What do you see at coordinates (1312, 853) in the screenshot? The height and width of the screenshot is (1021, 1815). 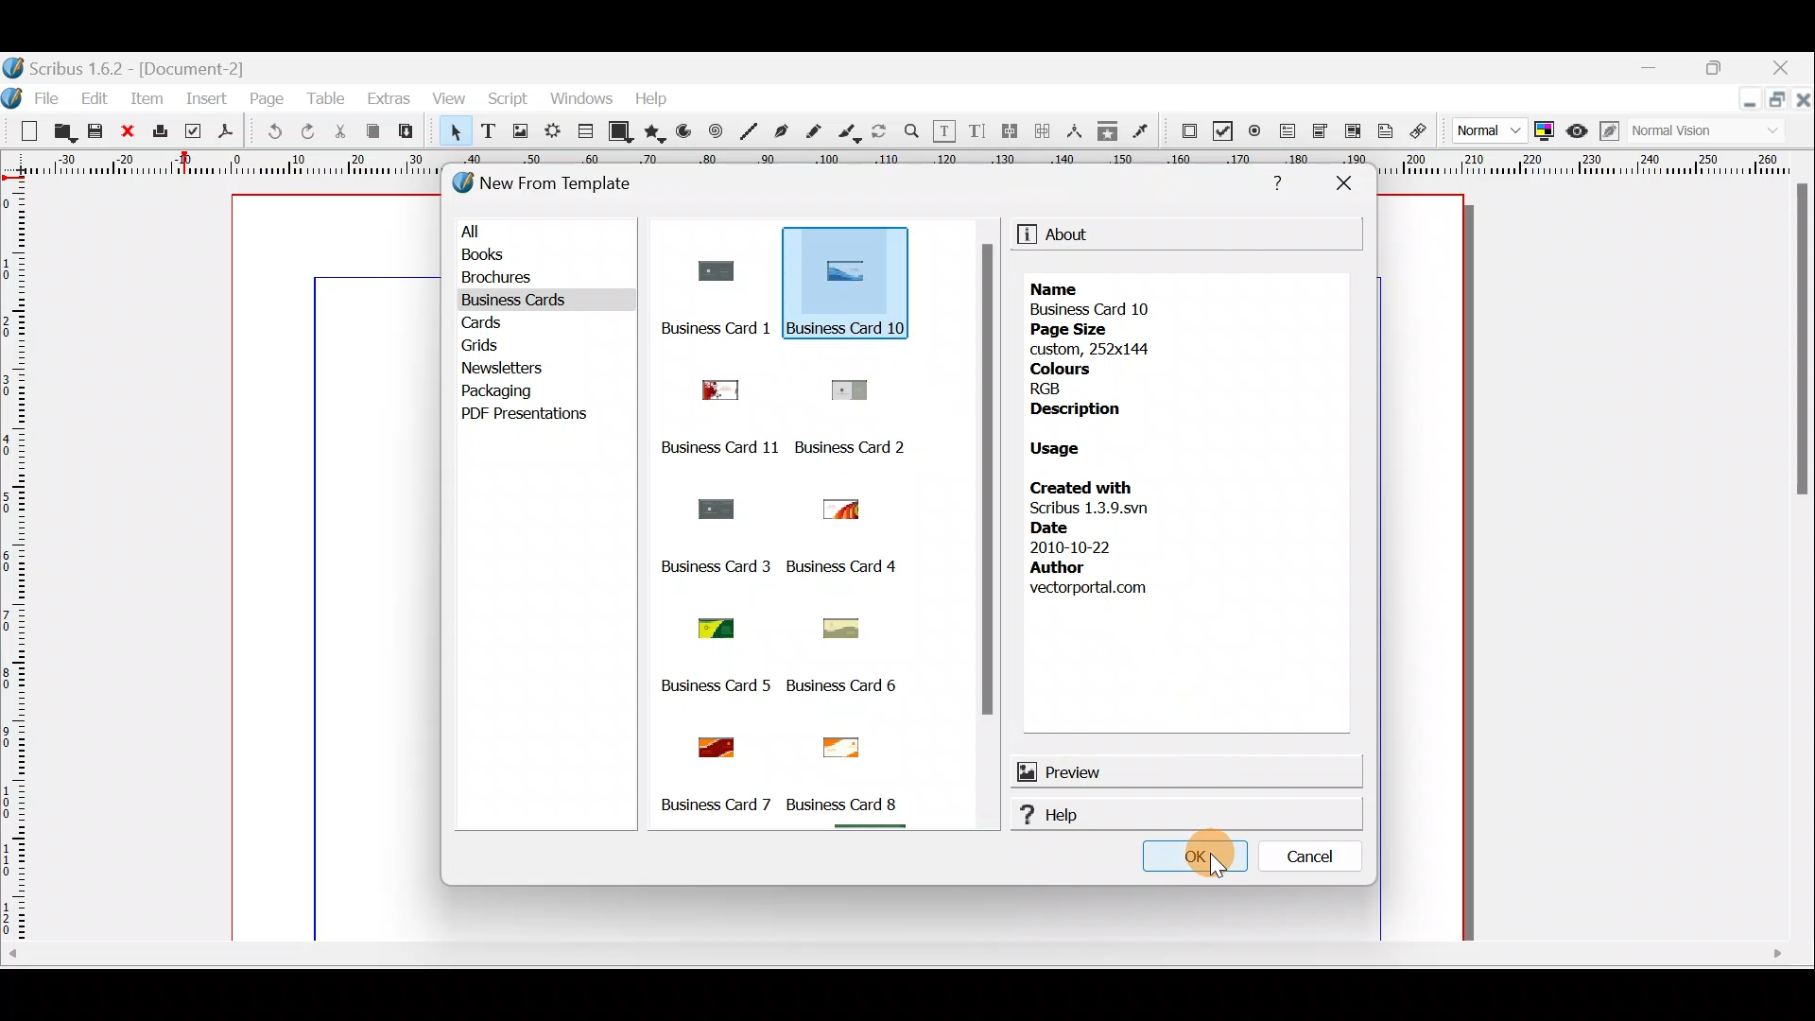 I see `Cancel` at bounding box center [1312, 853].